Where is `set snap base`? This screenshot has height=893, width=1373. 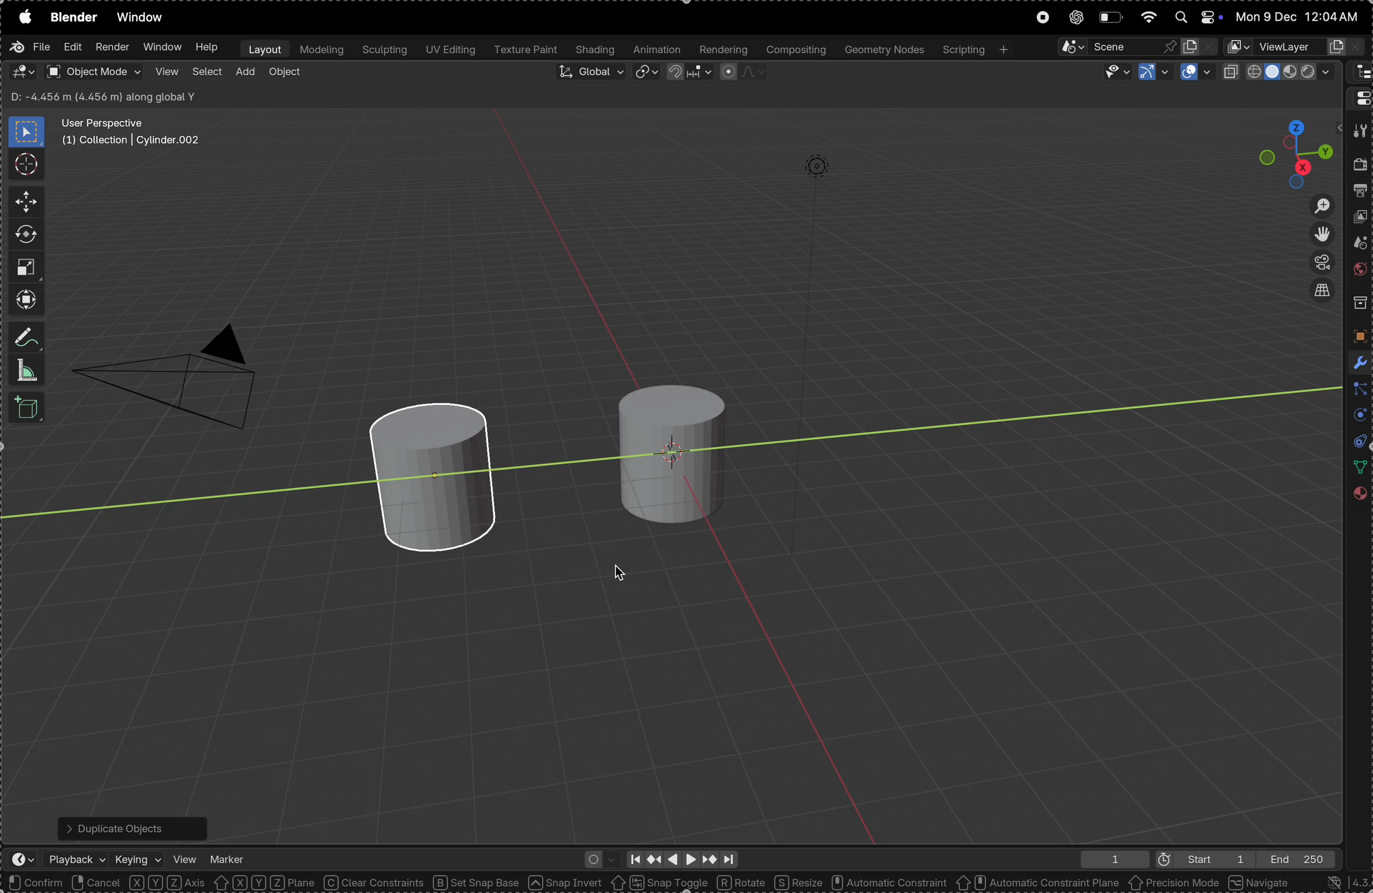
set snap base is located at coordinates (481, 883).